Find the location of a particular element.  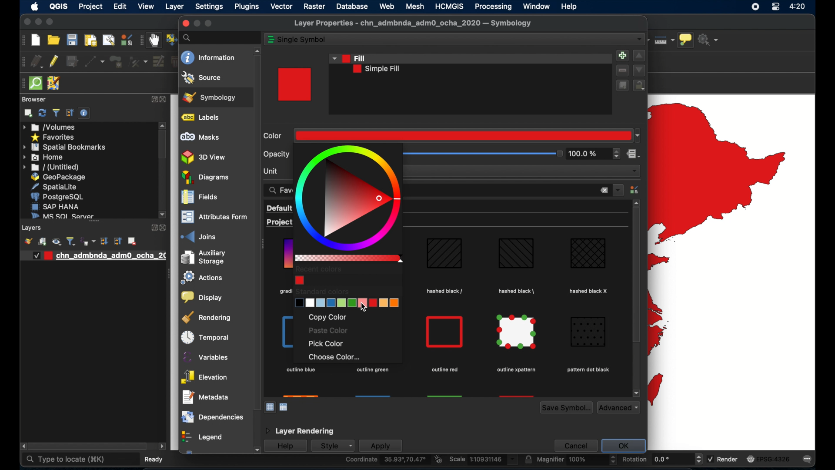

rotation is located at coordinates (656, 460).